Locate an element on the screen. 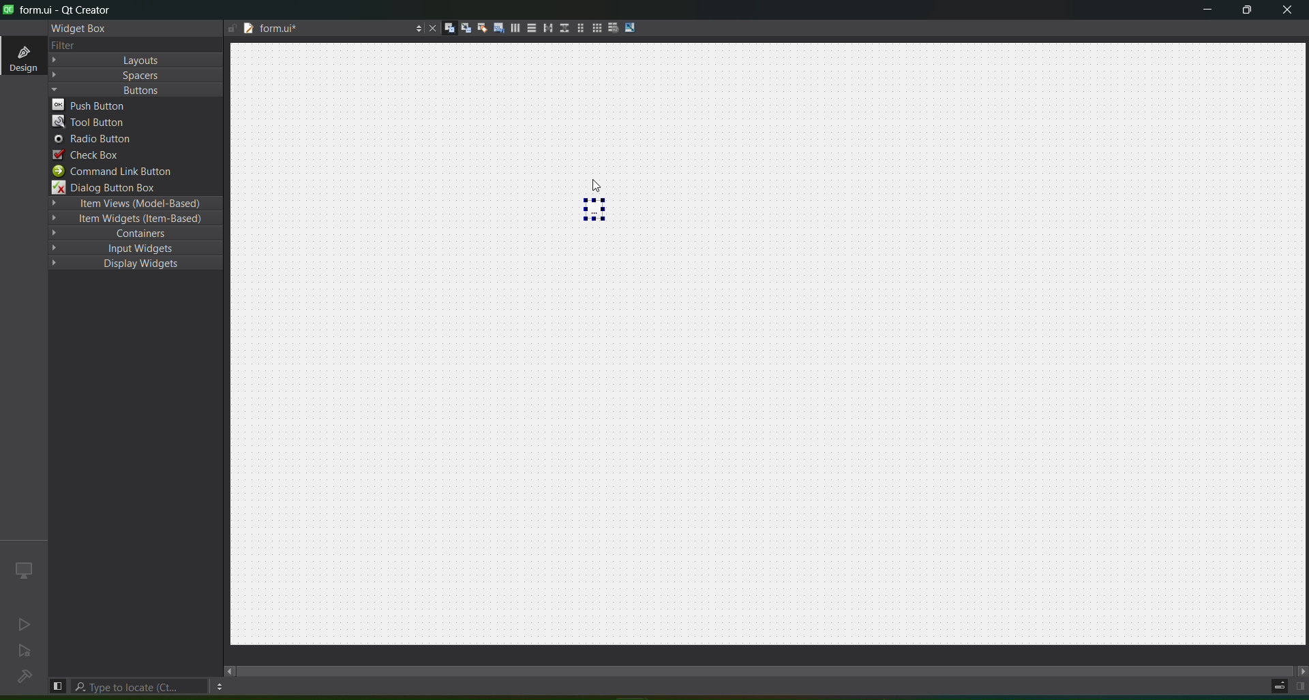  push button is located at coordinates (137, 105).